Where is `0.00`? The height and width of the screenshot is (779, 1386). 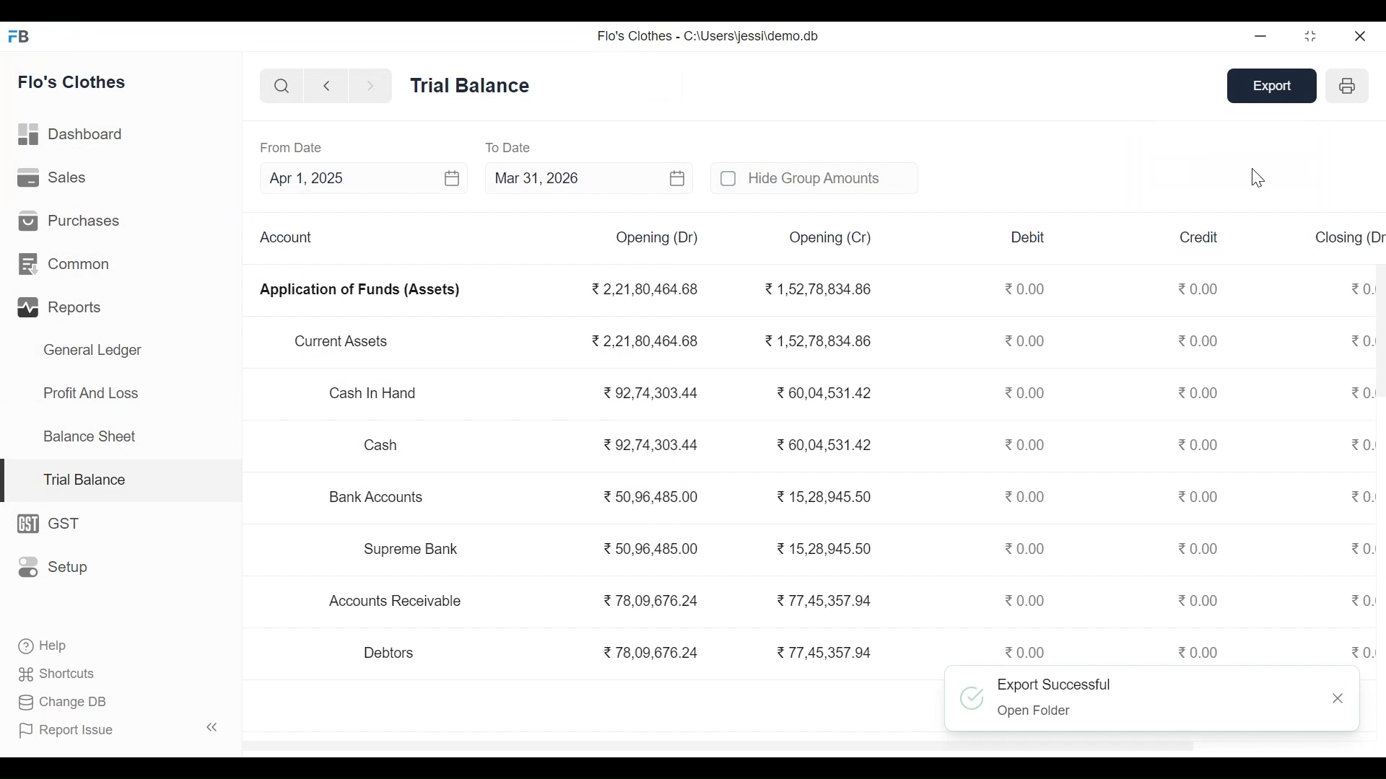 0.00 is located at coordinates (1198, 548).